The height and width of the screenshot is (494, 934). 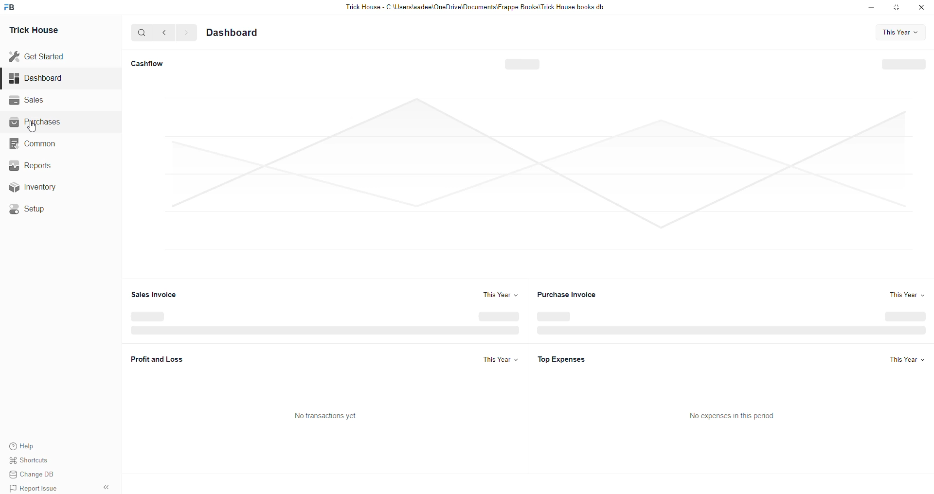 I want to click on Report Issue, so click(x=36, y=488).